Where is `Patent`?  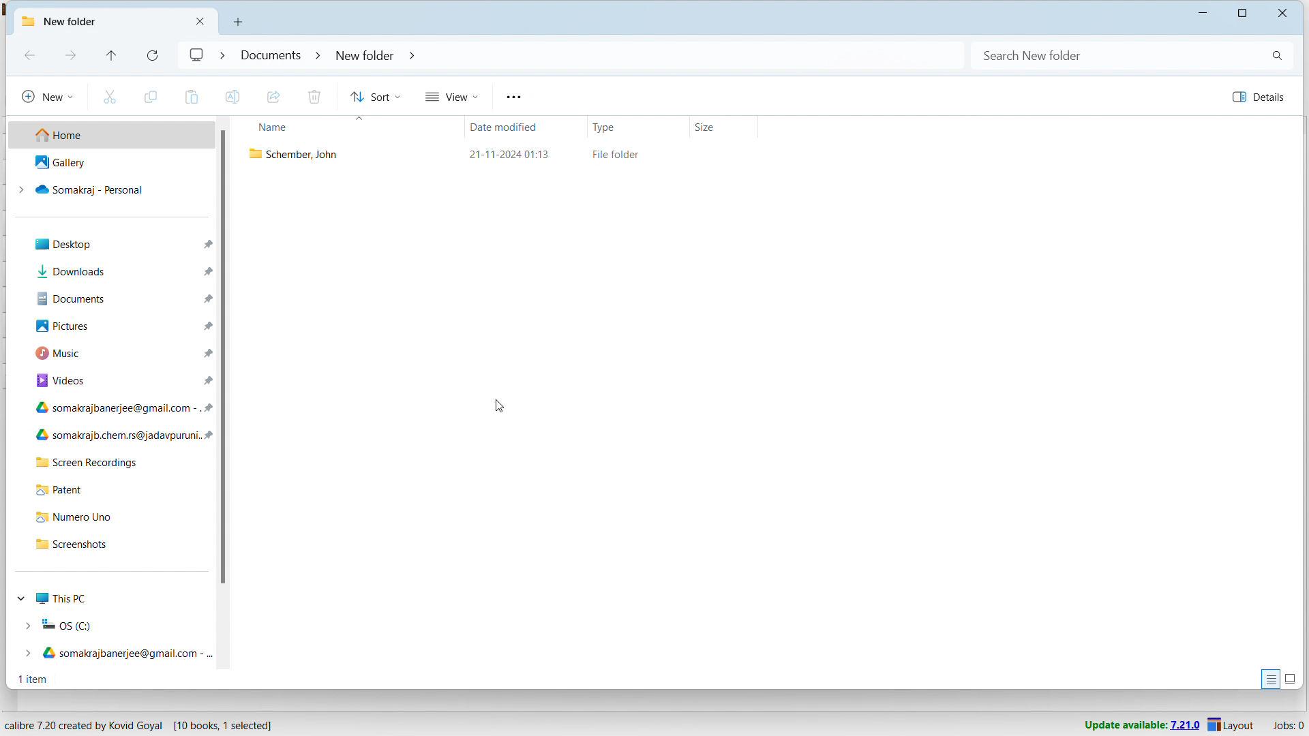 Patent is located at coordinates (67, 488).